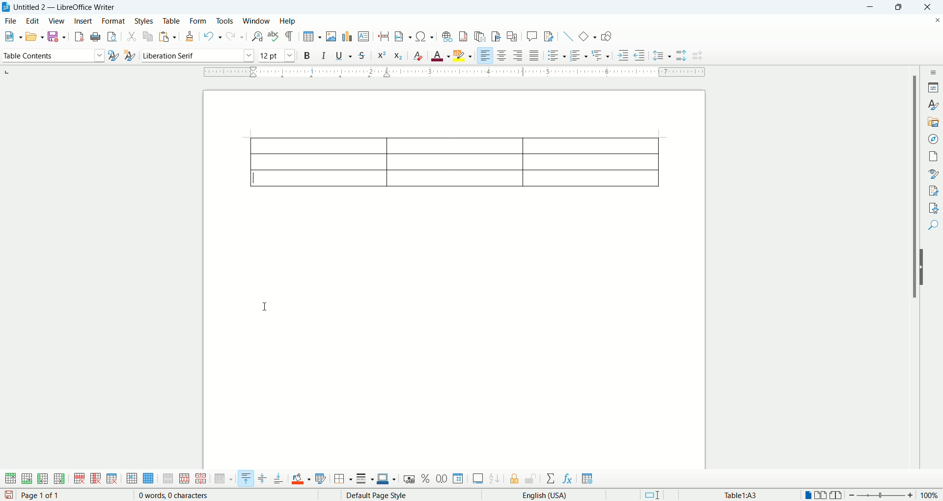 This screenshot has width=943, height=501. Describe the element at coordinates (836, 496) in the screenshot. I see `bookview` at that location.